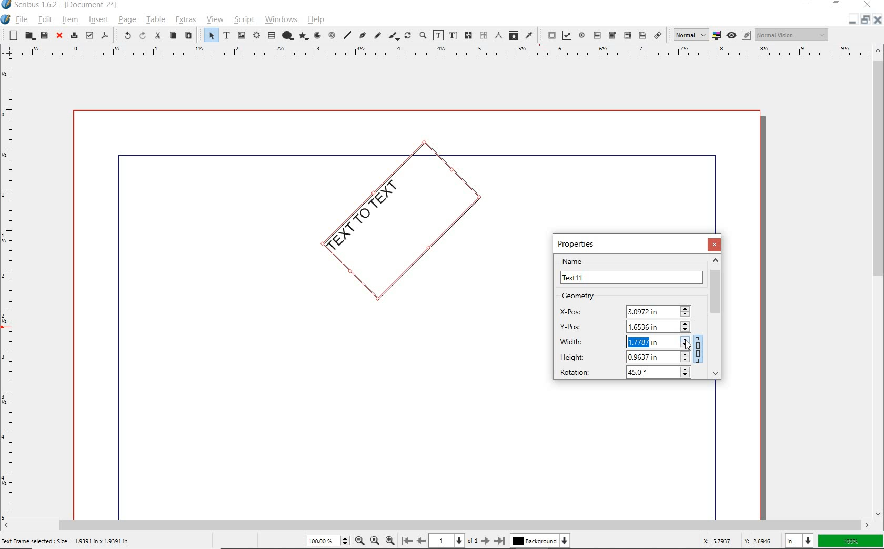 This screenshot has height=549, width=884. What do you see at coordinates (468, 35) in the screenshot?
I see `link text frames` at bounding box center [468, 35].